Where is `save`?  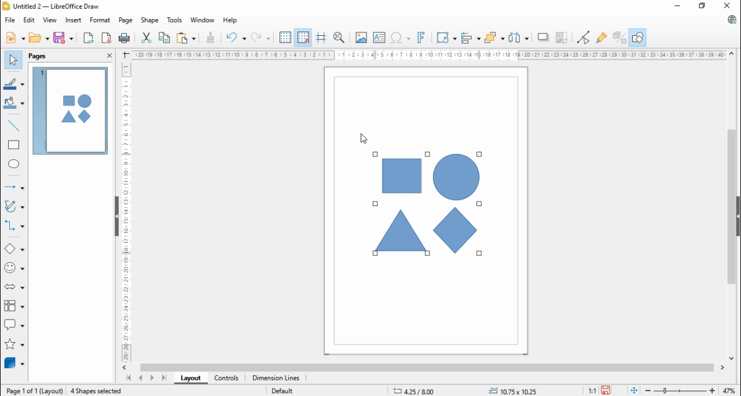 save is located at coordinates (606, 390).